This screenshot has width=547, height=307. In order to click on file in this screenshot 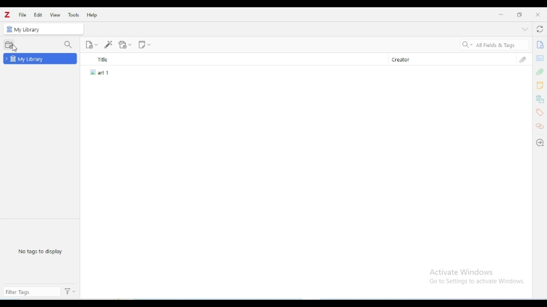, I will do `click(22, 14)`.